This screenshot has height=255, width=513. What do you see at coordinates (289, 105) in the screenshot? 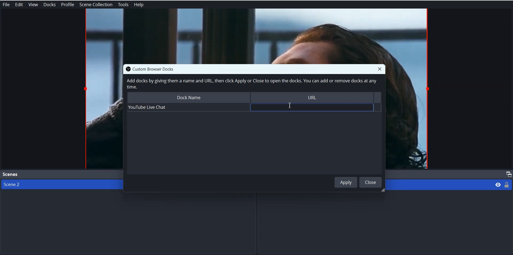
I see `Text Cursor` at bounding box center [289, 105].